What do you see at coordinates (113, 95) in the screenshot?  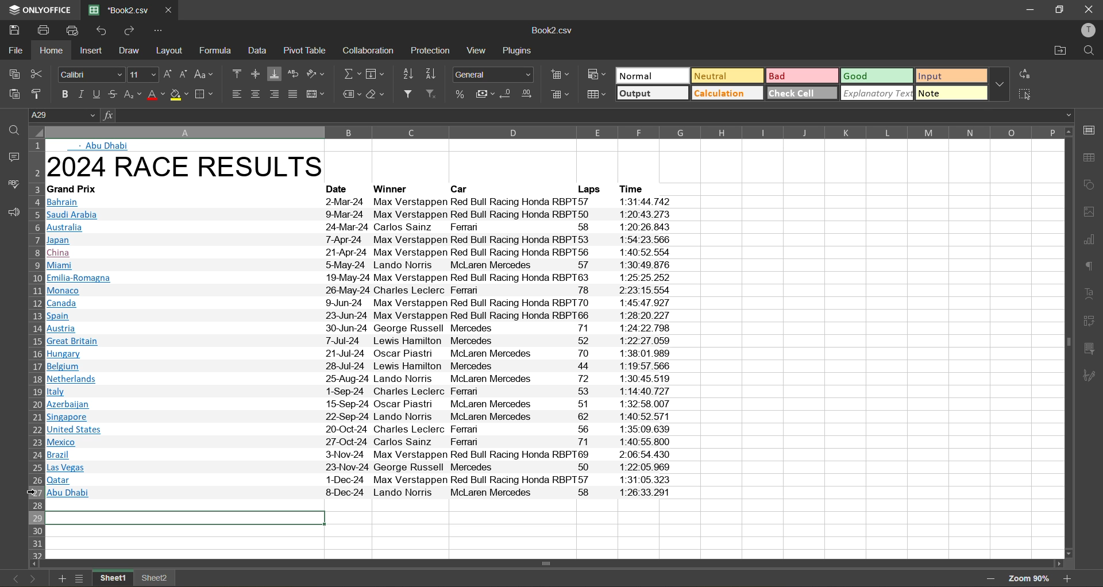 I see `strikethrough` at bounding box center [113, 95].